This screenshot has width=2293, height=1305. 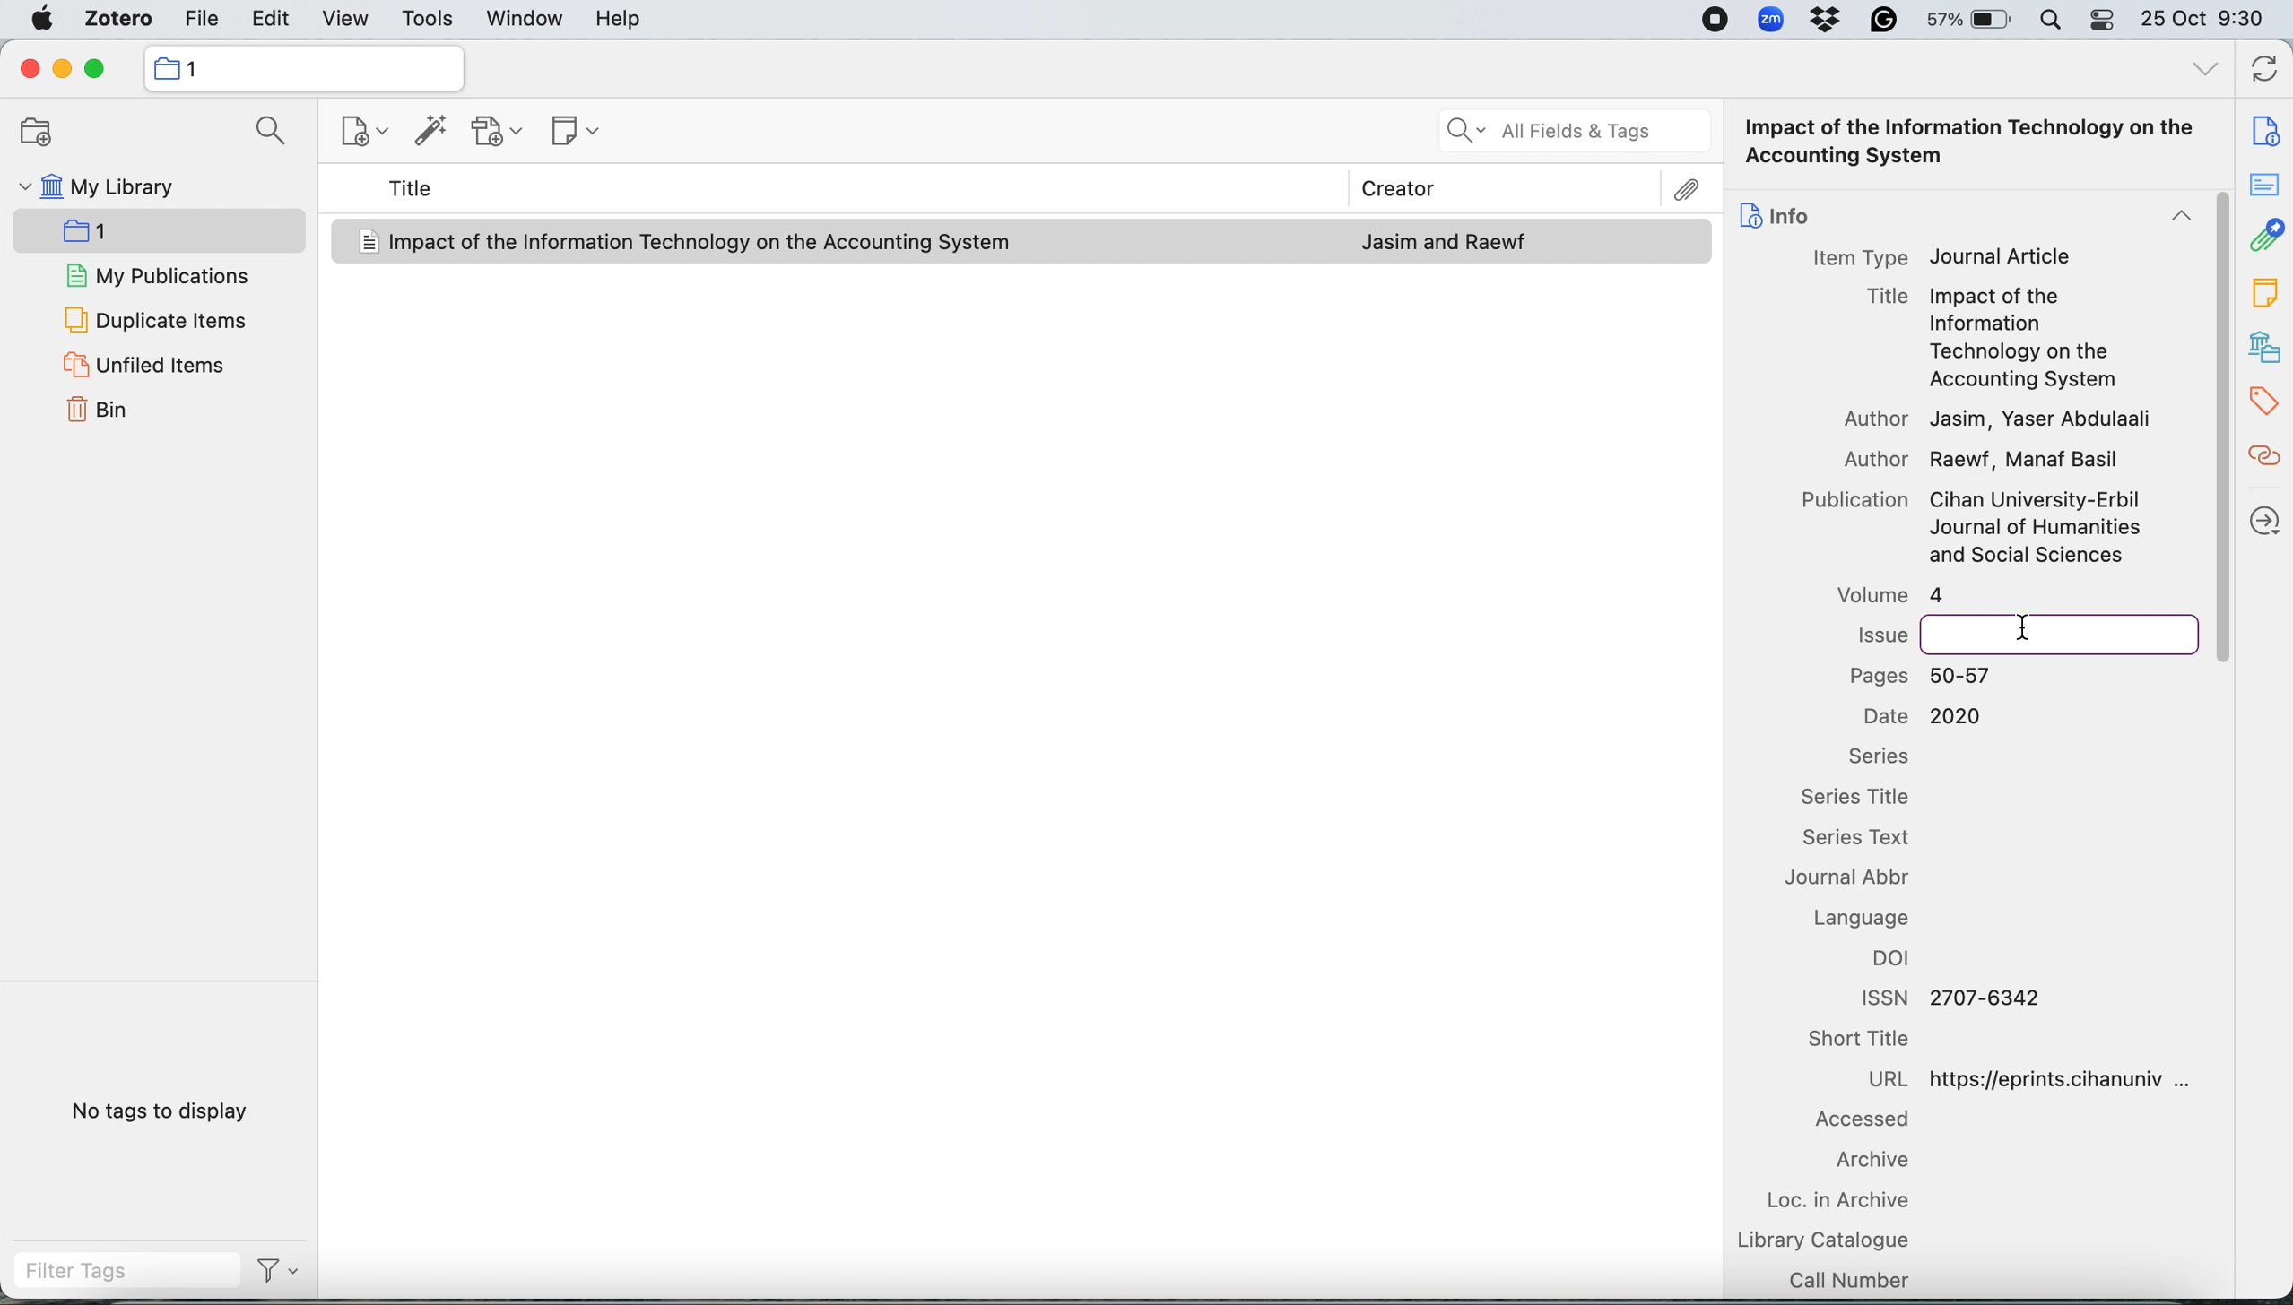 What do you see at coordinates (1844, 1201) in the screenshot?
I see `loc in archive` at bounding box center [1844, 1201].